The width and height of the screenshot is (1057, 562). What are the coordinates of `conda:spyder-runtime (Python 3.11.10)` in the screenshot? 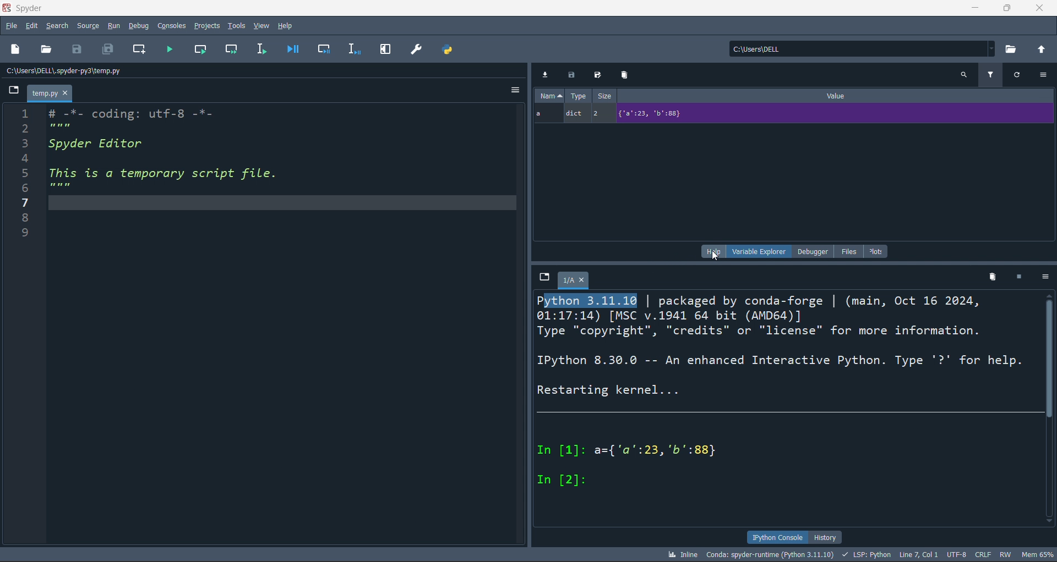 It's located at (770, 555).